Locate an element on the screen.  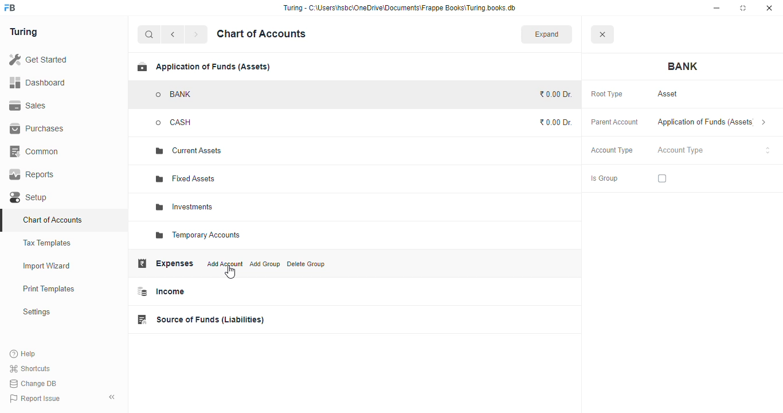
delete group is located at coordinates (306, 264).